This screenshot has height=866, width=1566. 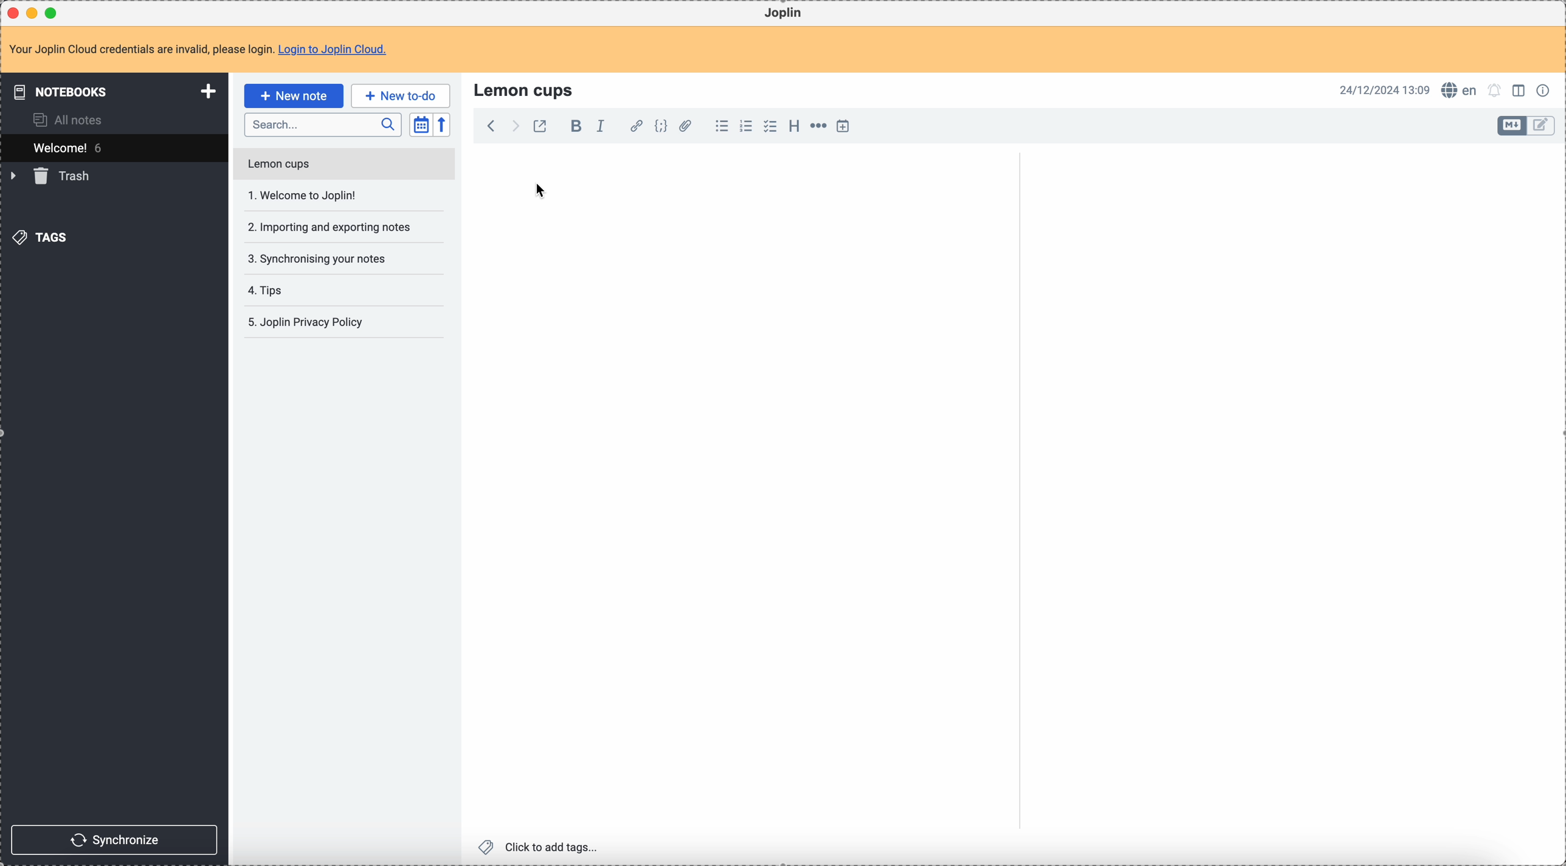 What do you see at coordinates (72, 119) in the screenshot?
I see `all notes` at bounding box center [72, 119].